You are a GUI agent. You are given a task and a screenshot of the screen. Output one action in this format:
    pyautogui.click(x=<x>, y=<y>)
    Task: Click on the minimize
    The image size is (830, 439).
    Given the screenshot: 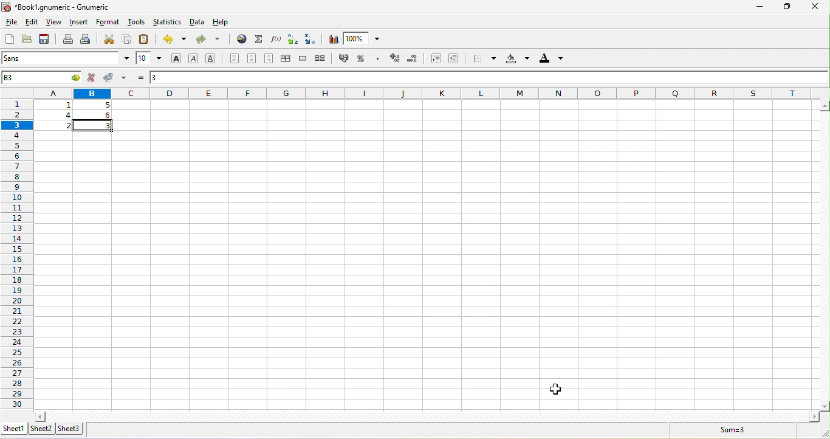 What is the action you would take?
    pyautogui.click(x=760, y=7)
    